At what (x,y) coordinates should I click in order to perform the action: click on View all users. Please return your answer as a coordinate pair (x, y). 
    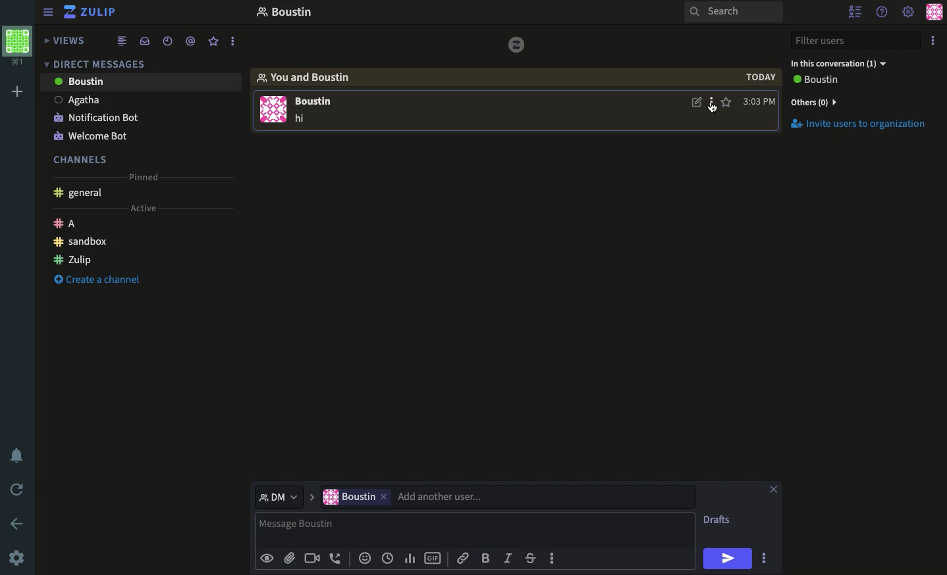
    Looking at the image, I should click on (823, 81).